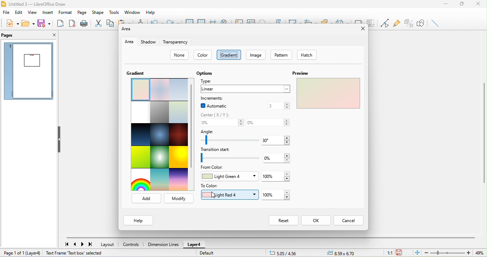 The height and width of the screenshot is (257, 487). What do you see at coordinates (245, 89) in the screenshot?
I see `linear` at bounding box center [245, 89].